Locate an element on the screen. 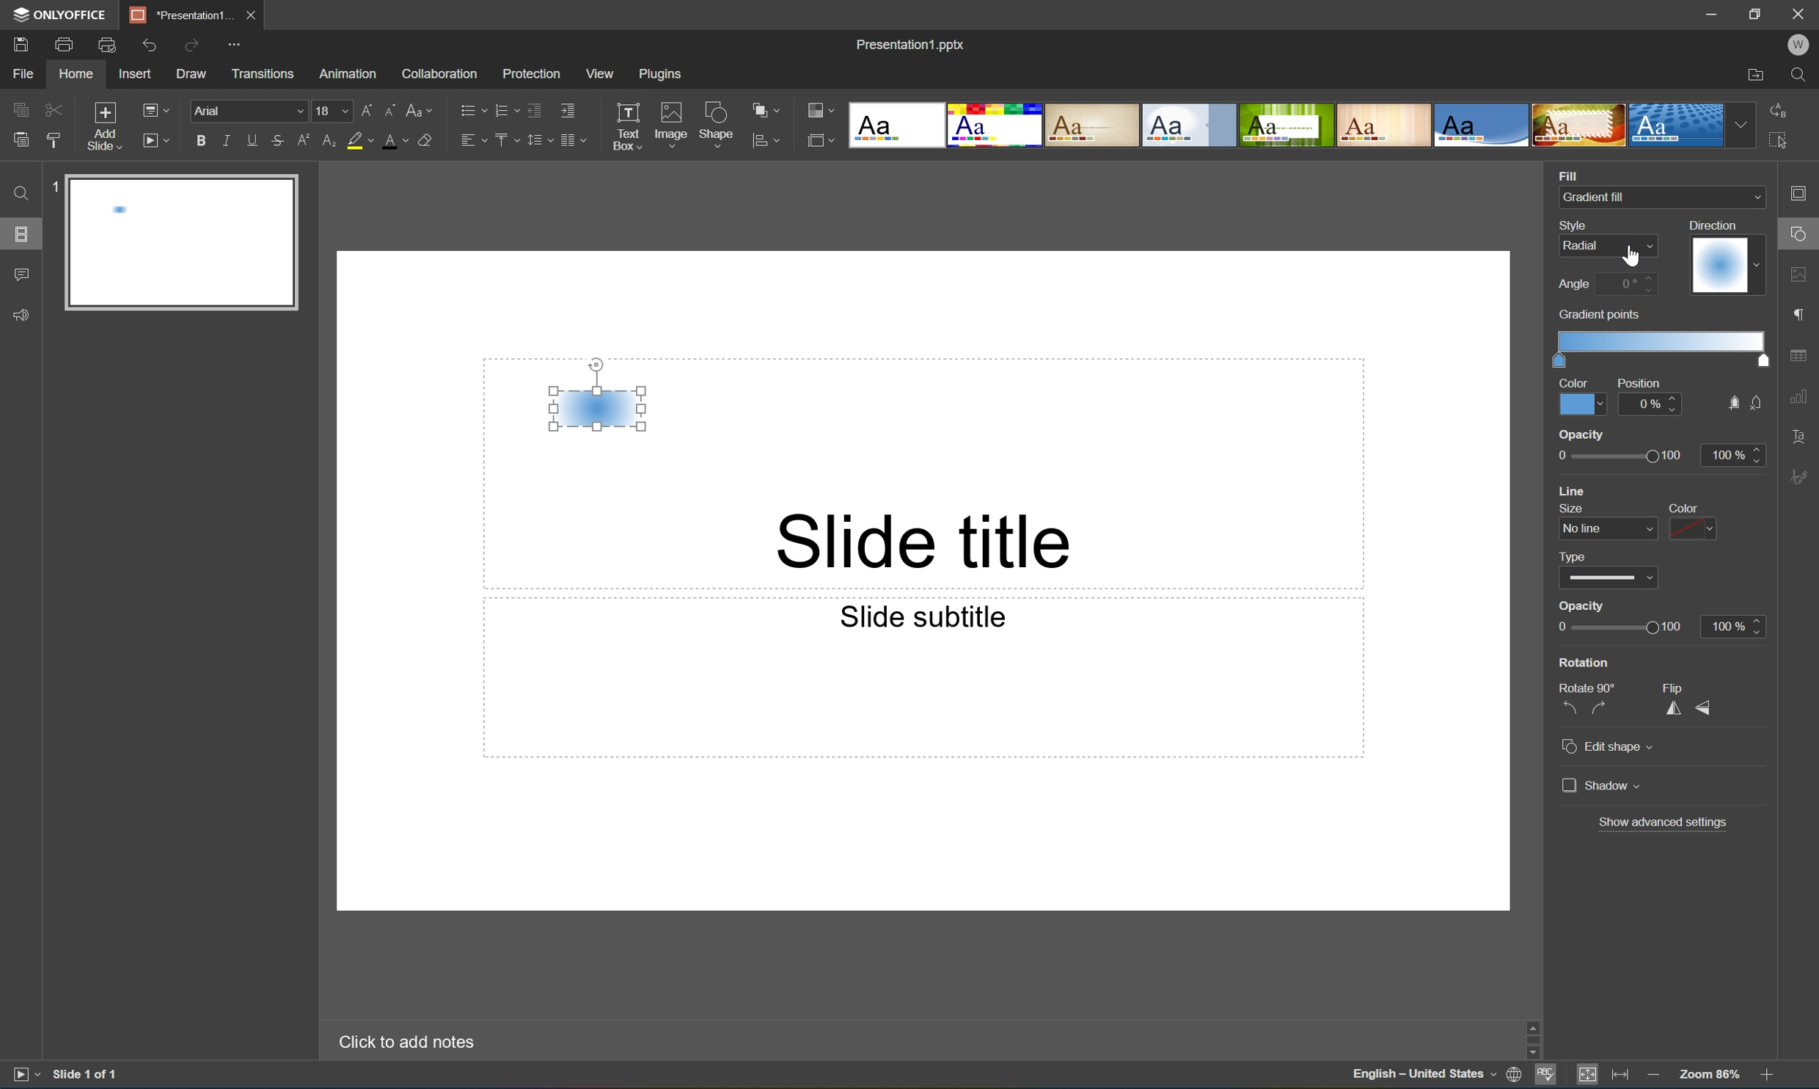  Copy is located at coordinates (21, 109).